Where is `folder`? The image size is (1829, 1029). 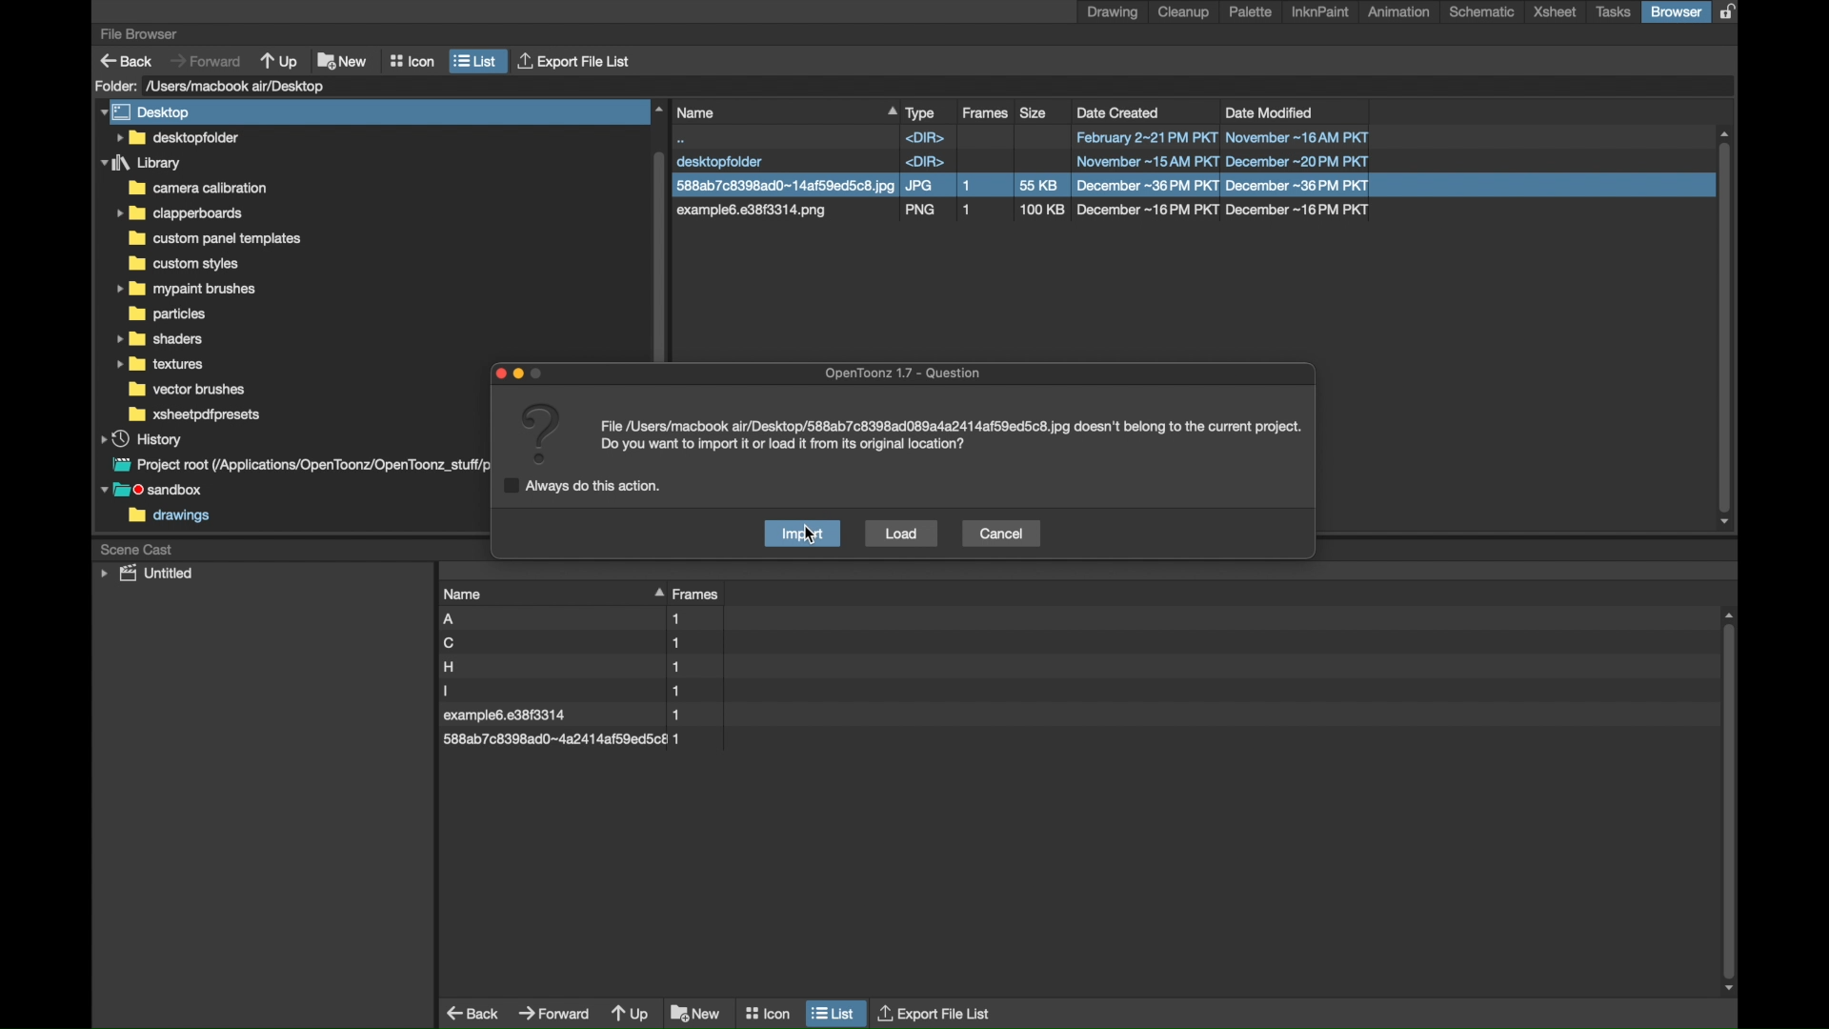
folder is located at coordinates (196, 188).